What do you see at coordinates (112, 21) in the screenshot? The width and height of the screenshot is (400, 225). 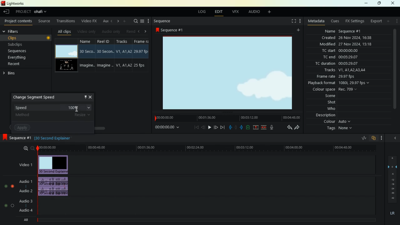 I see `left` at bounding box center [112, 21].